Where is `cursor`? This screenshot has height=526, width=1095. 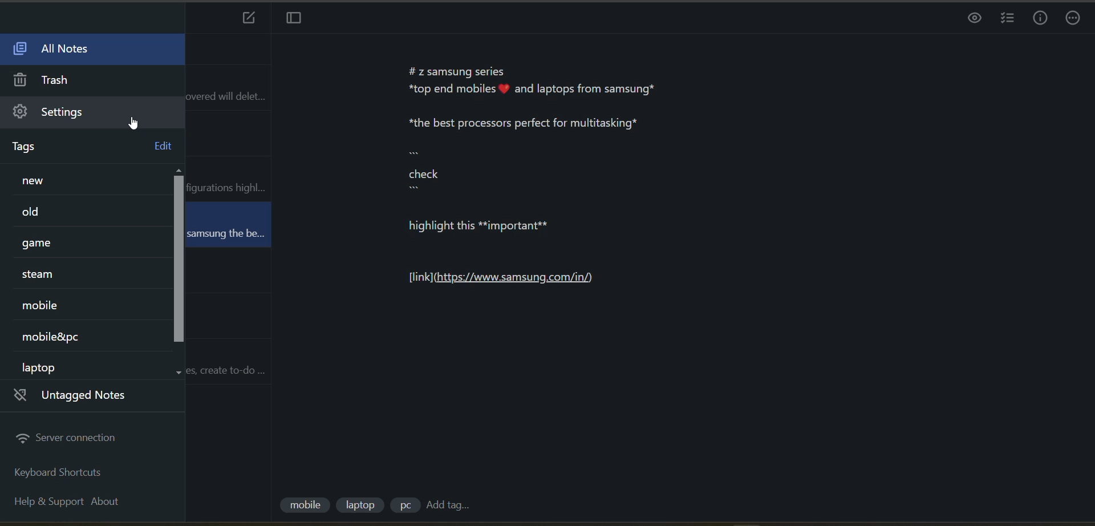 cursor is located at coordinates (136, 123).